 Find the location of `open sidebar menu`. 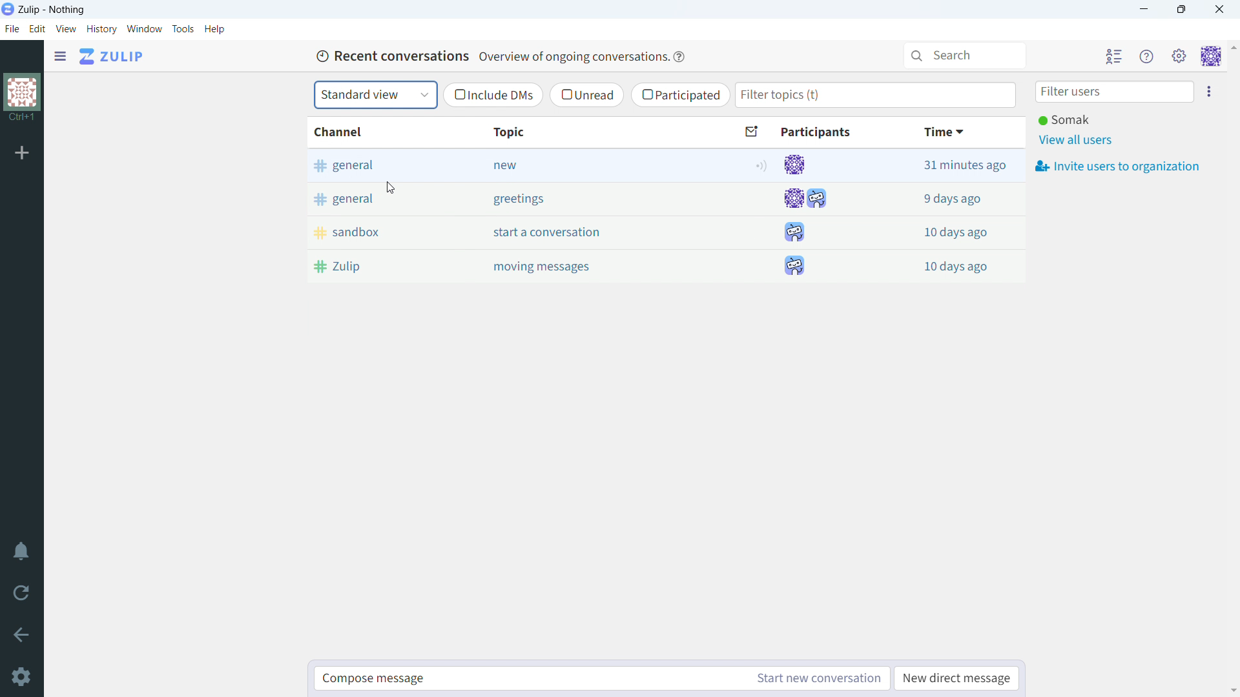

open sidebar menu is located at coordinates (61, 56).